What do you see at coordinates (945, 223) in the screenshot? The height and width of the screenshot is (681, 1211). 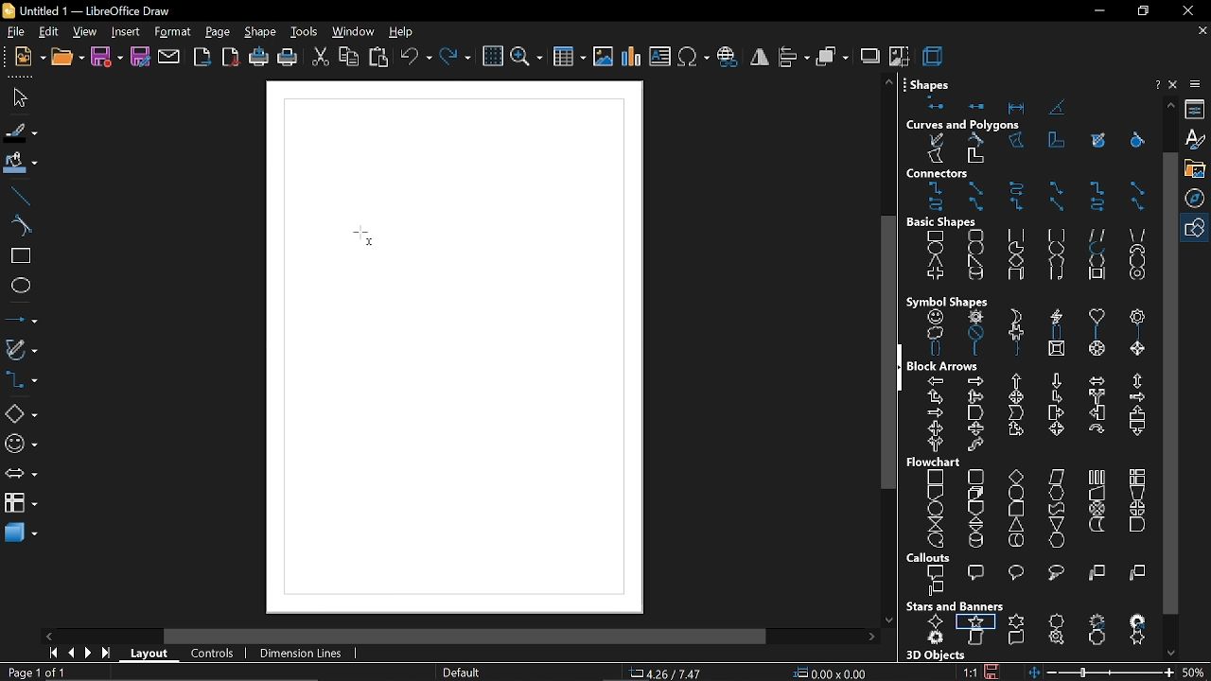 I see `basic shapes` at bounding box center [945, 223].